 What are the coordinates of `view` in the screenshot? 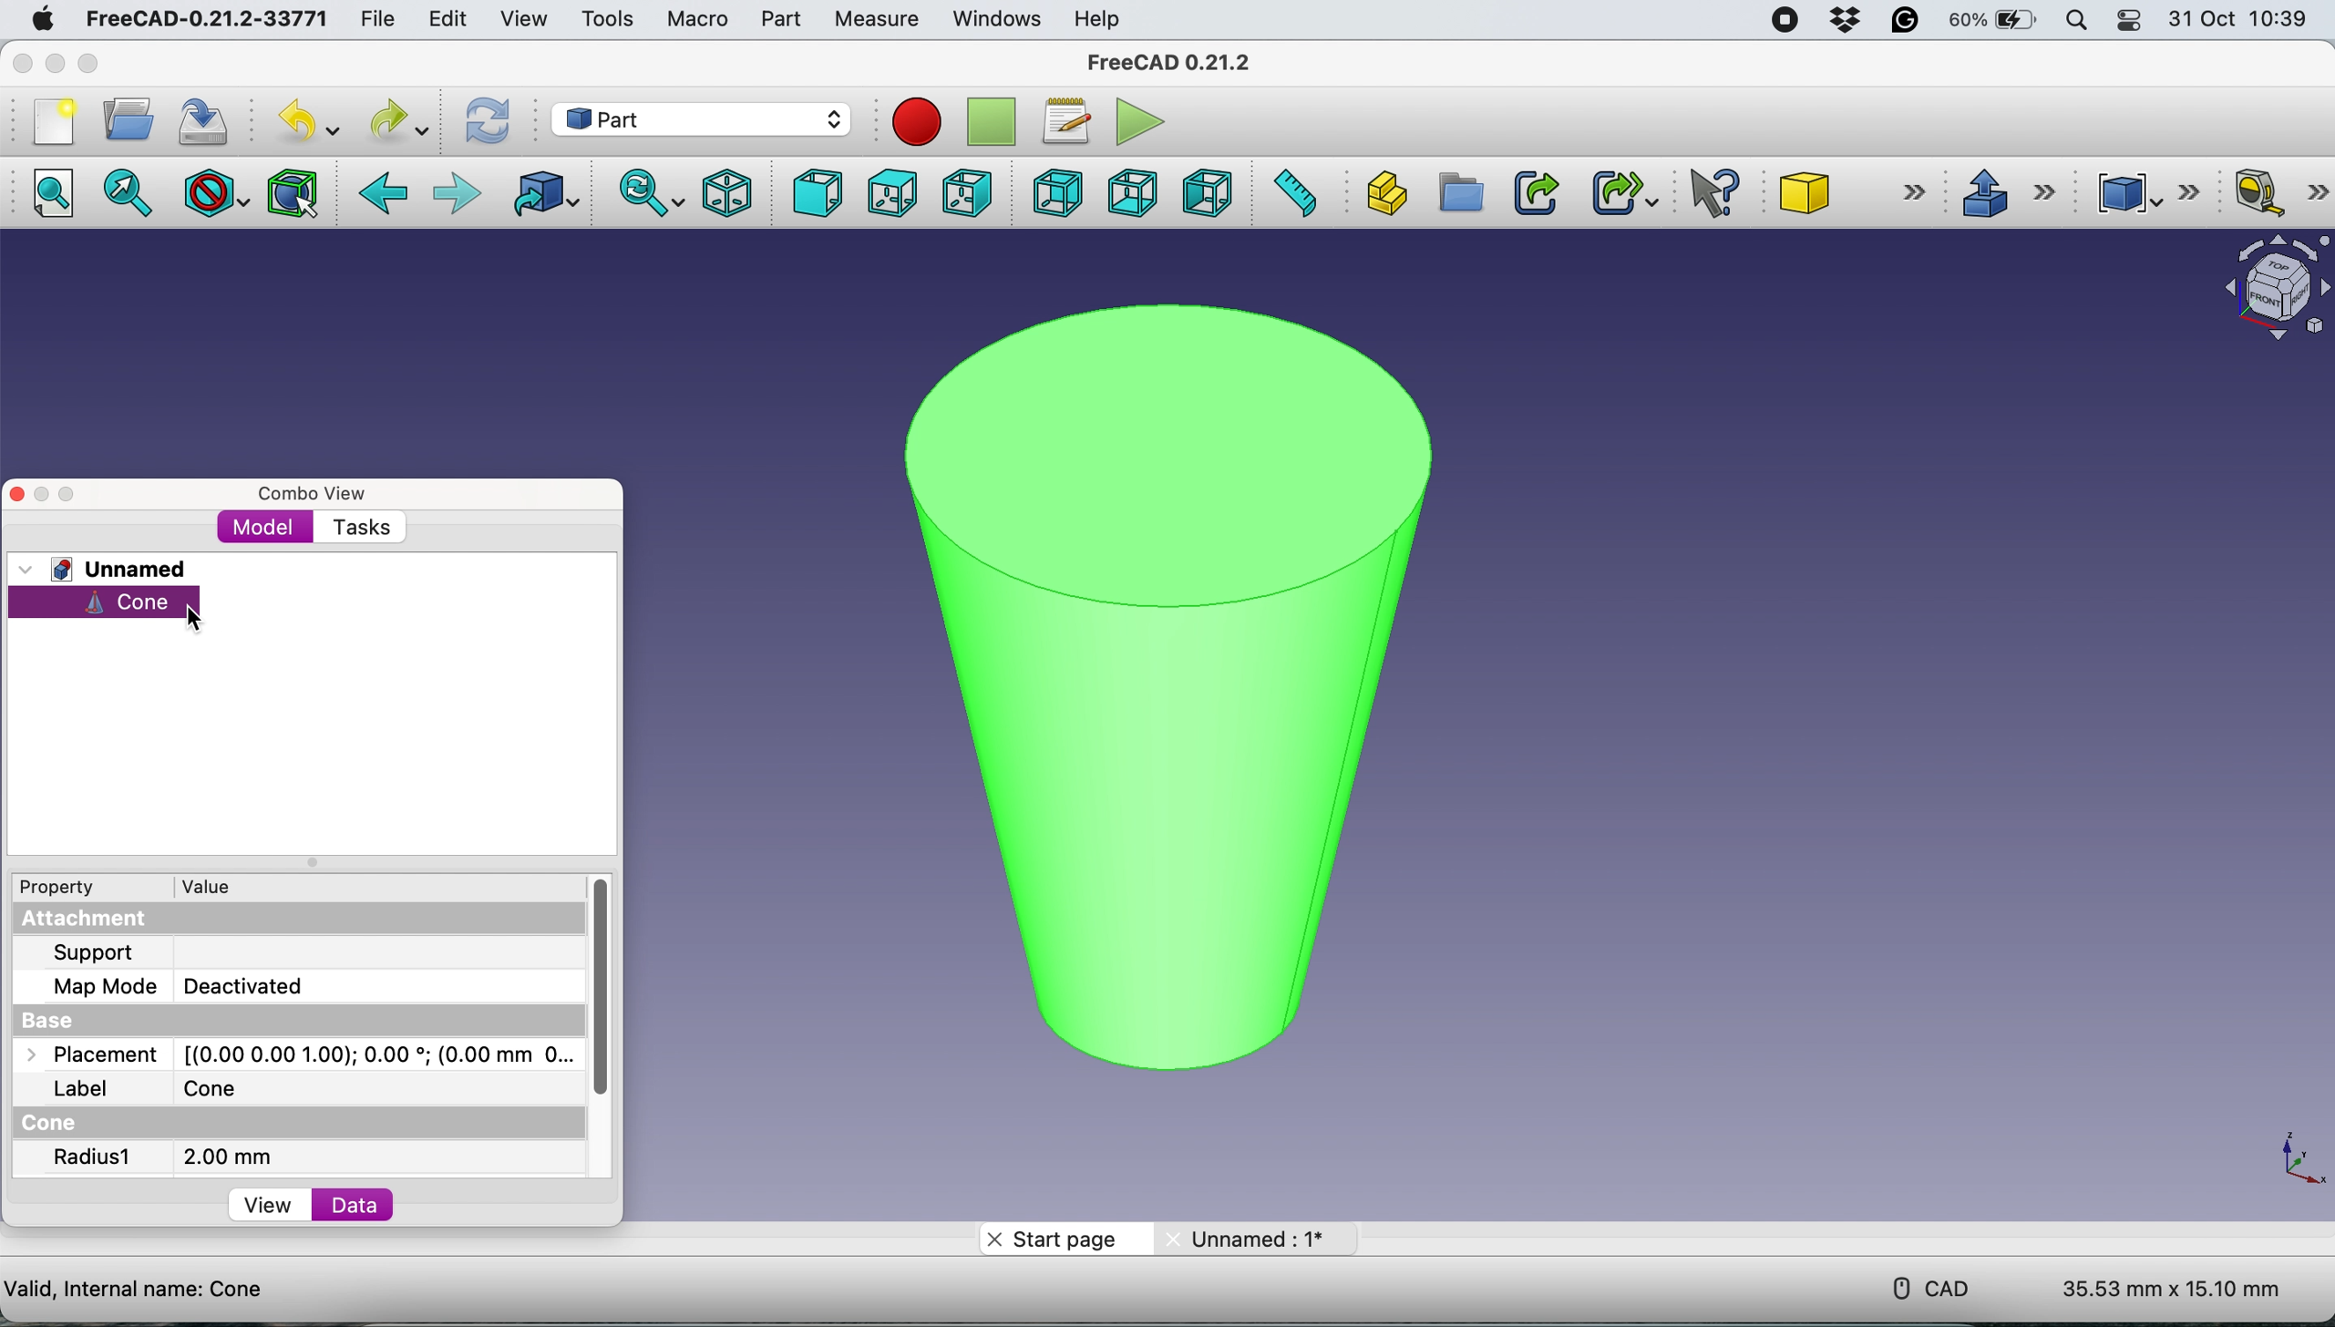 It's located at (272, 1208).